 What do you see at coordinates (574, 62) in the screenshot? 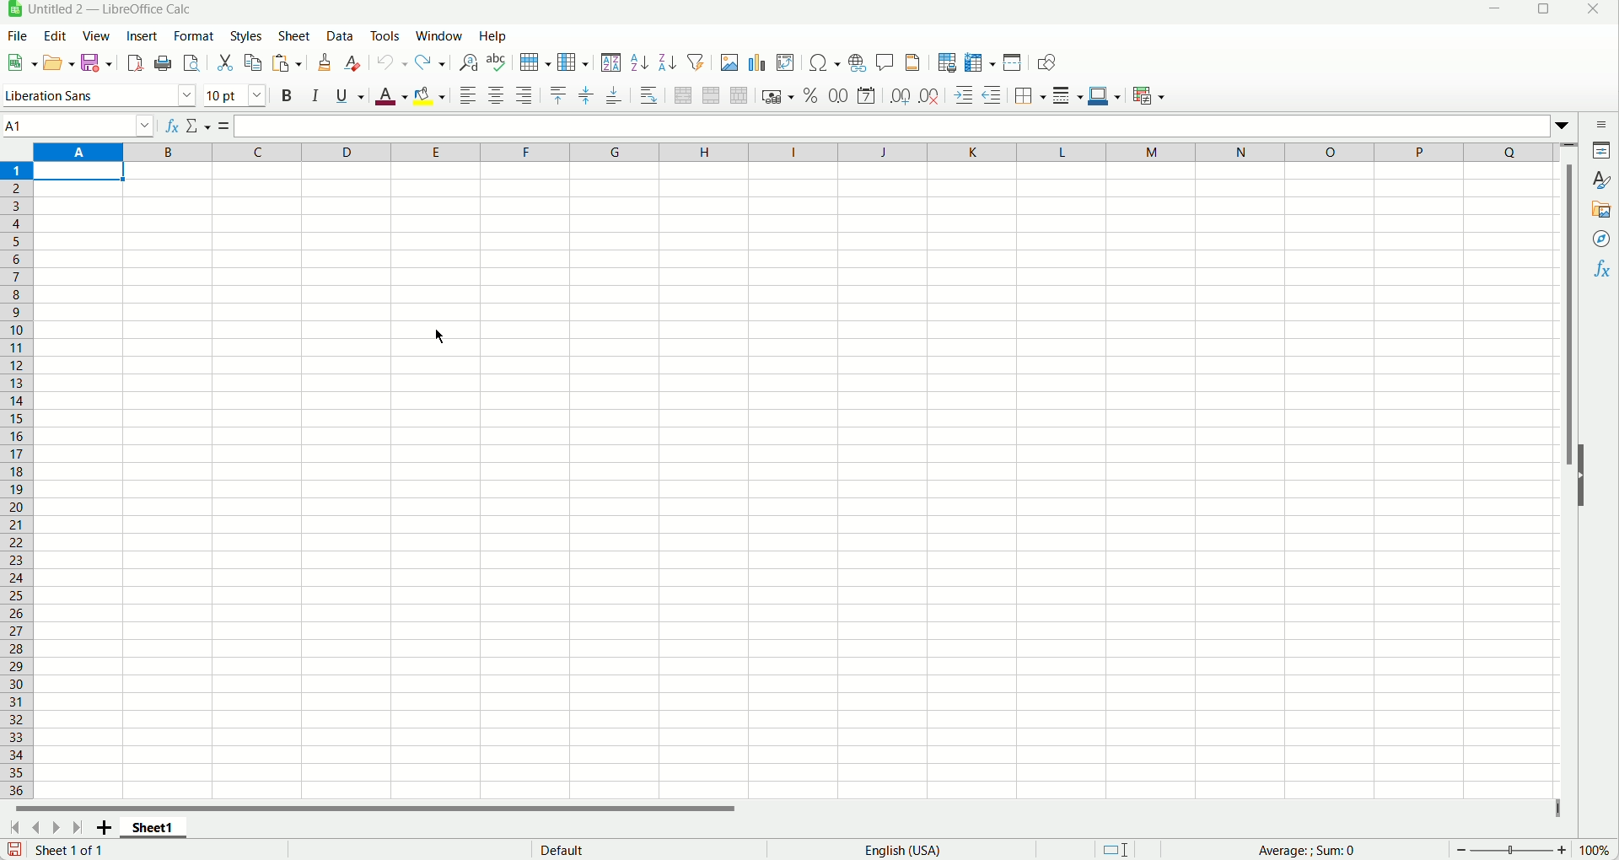
I see `Column` at bounding box center [574, 62].